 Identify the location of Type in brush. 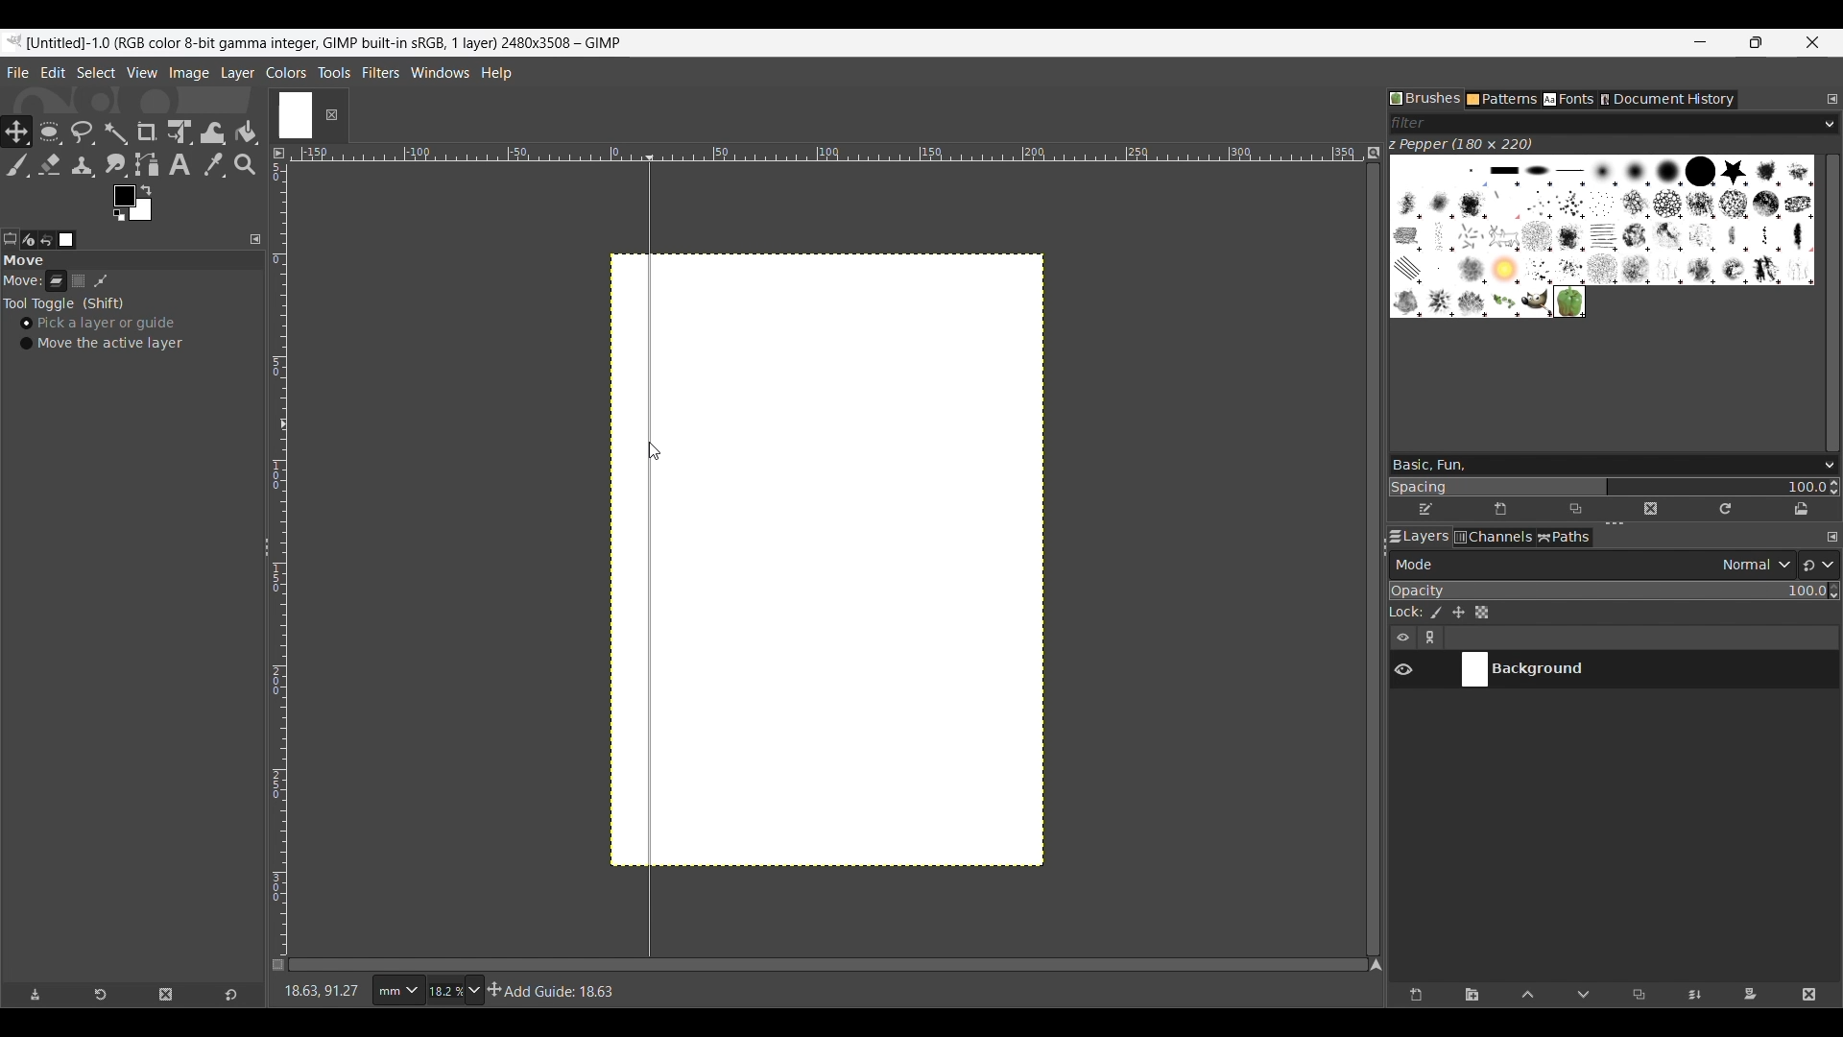
(1597, 465).